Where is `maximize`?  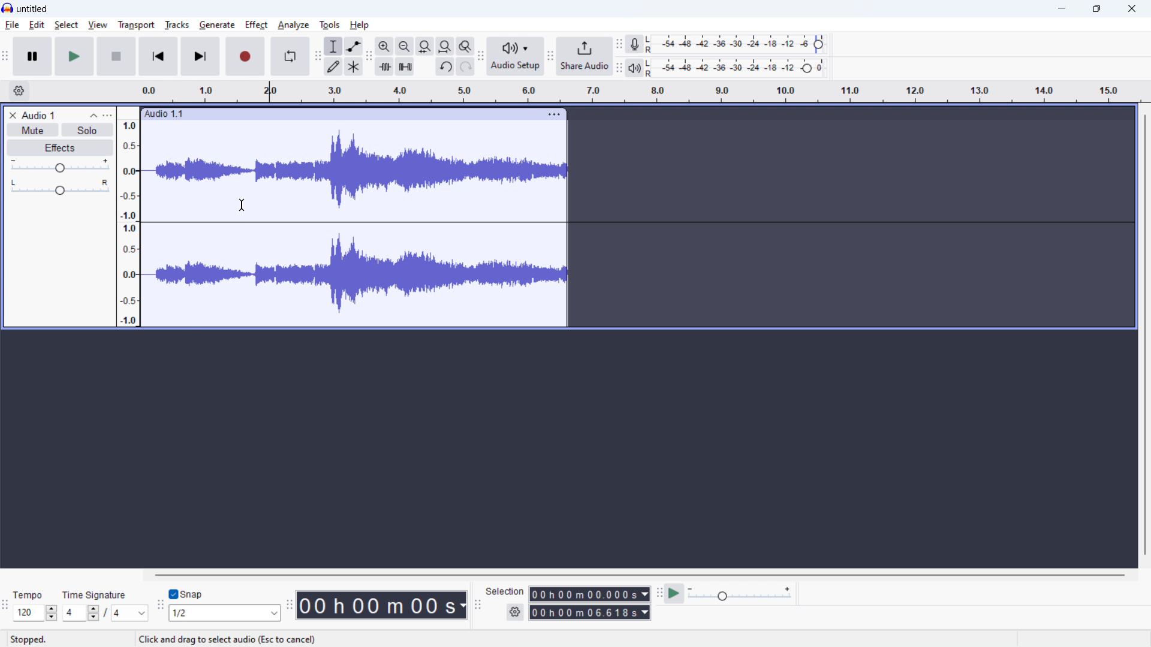 maximize is located at coordinates (1096, 9).